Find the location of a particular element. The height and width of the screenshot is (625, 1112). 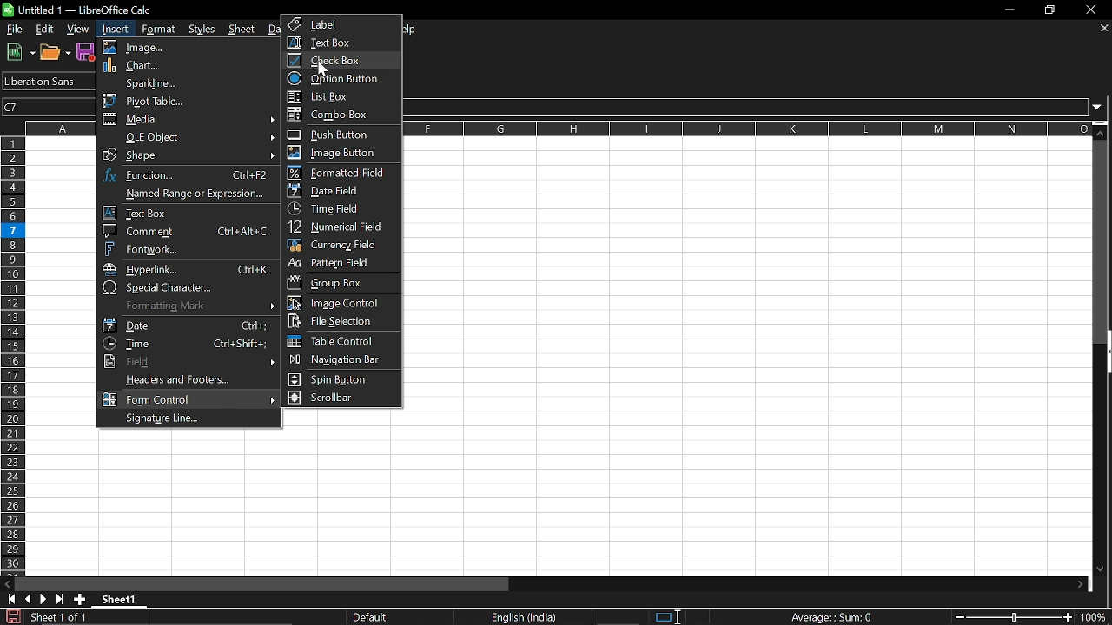

Selection  is located at coordinates (662, 617).